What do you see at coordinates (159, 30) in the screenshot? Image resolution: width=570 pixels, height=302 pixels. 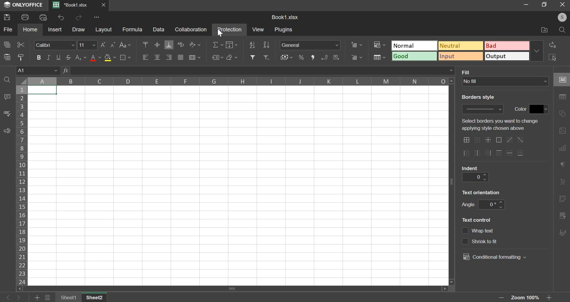 I see `data` at bounding box center [159, 30].